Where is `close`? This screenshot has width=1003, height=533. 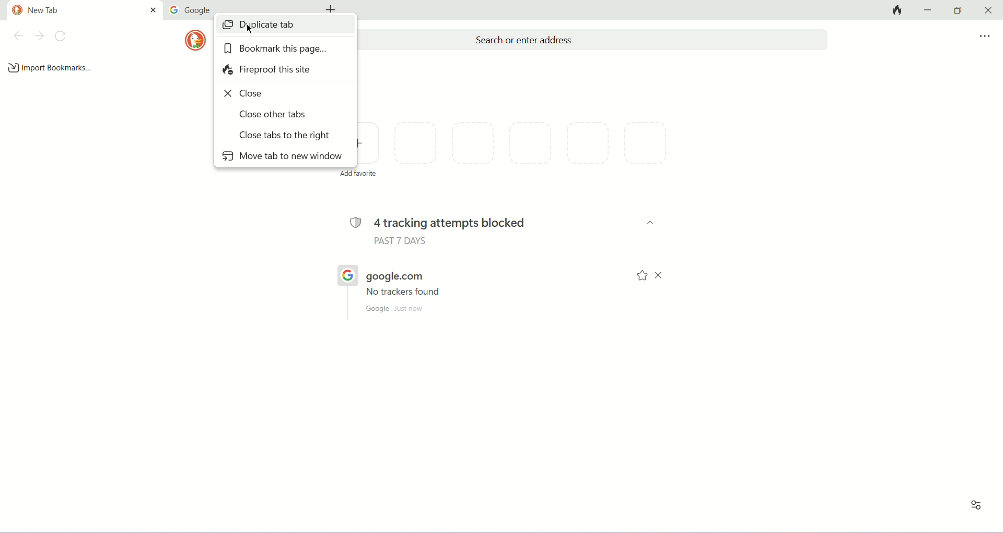
close is located at coordinates (989, 9).